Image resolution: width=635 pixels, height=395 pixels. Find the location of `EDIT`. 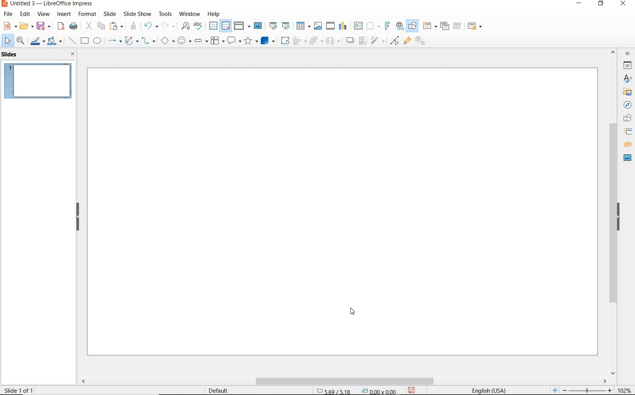

EDIT is located at coordinates (25, 14).